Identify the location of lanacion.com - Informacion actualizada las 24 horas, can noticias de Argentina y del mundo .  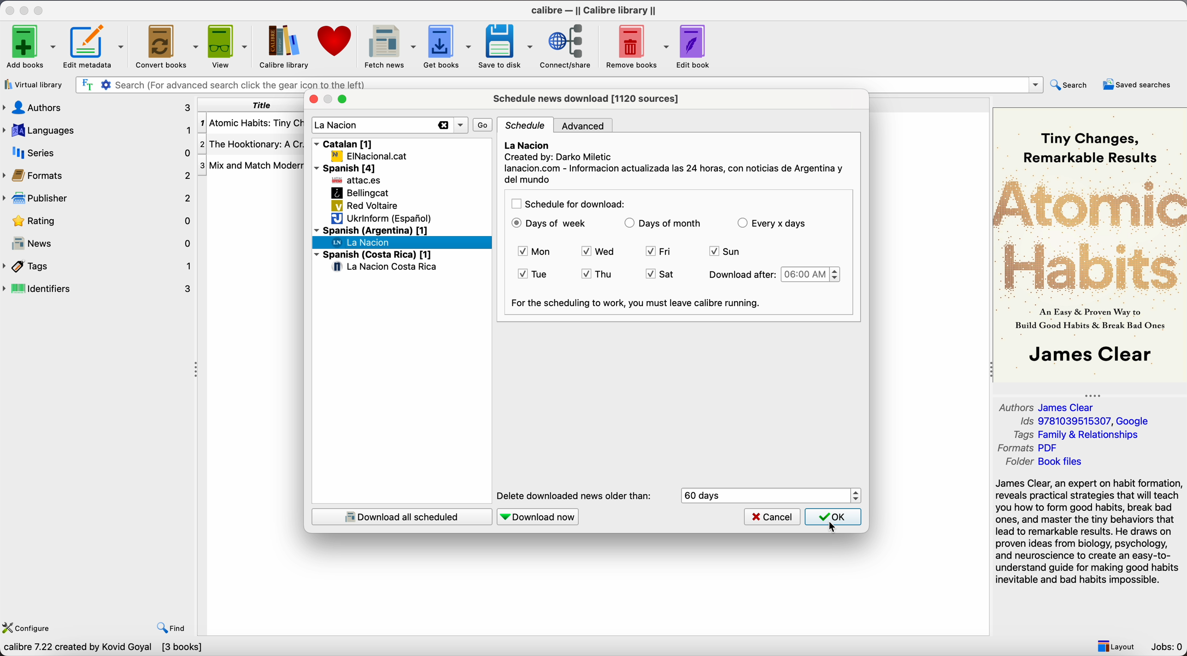
(674, 175).